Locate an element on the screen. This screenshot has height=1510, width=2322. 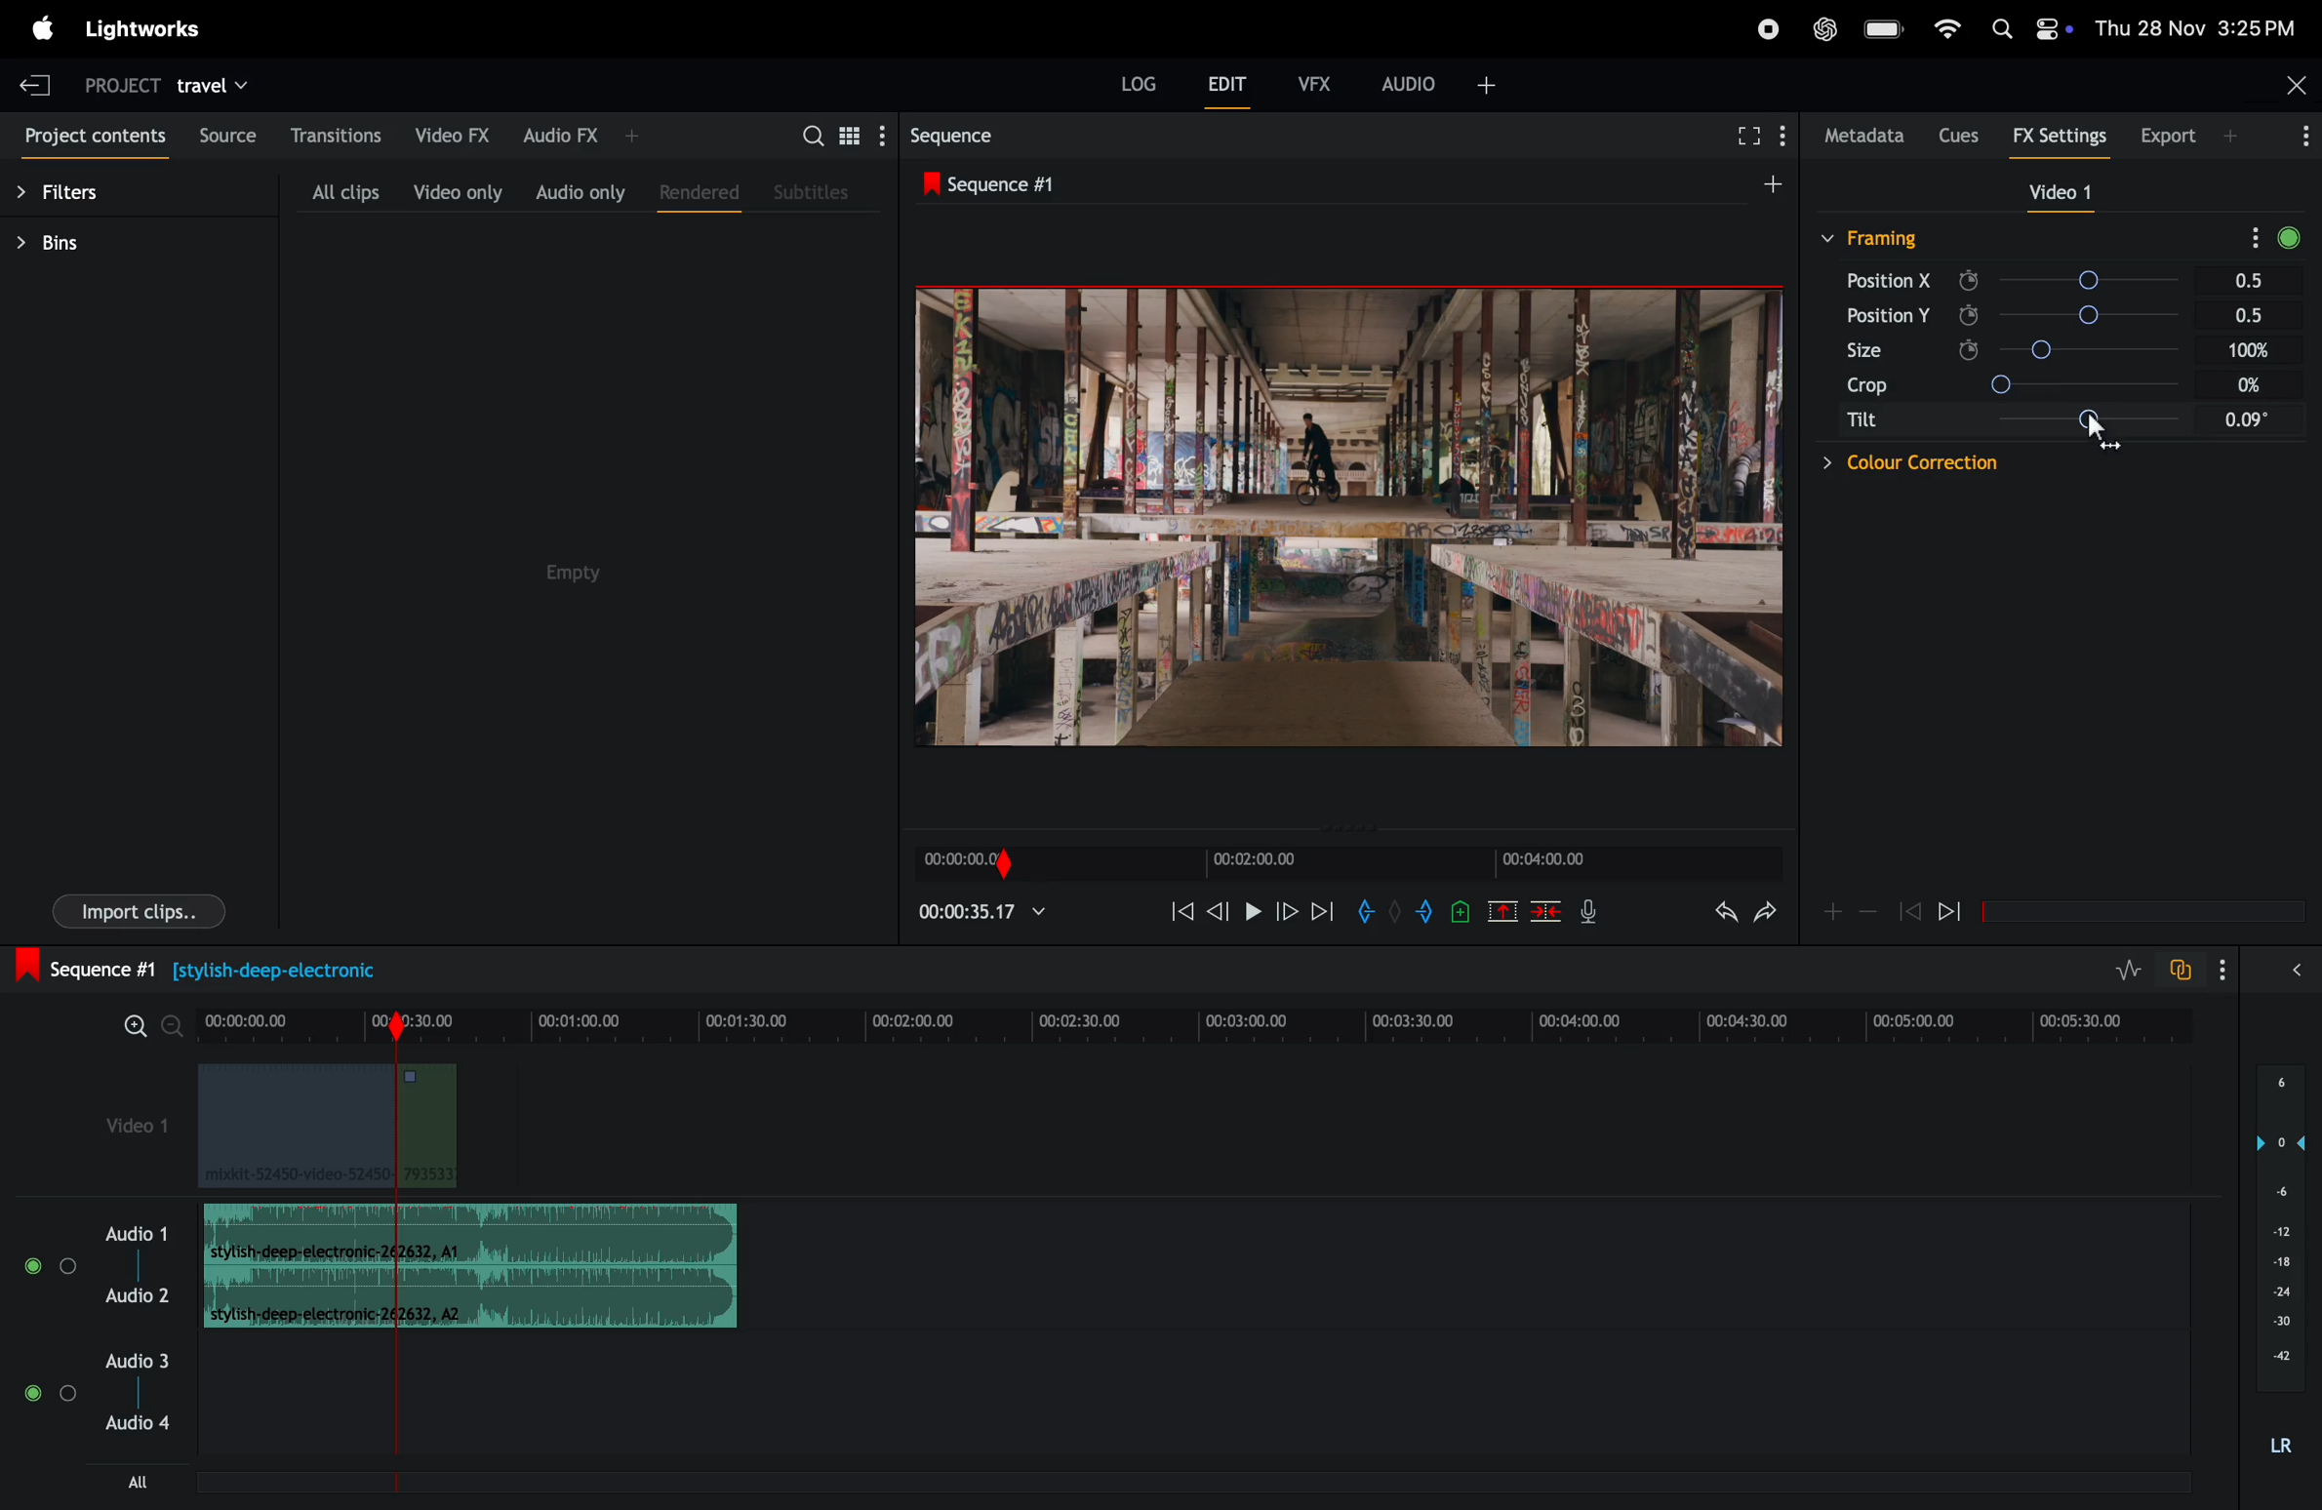
audio fx is located at coordinates (583, 135).